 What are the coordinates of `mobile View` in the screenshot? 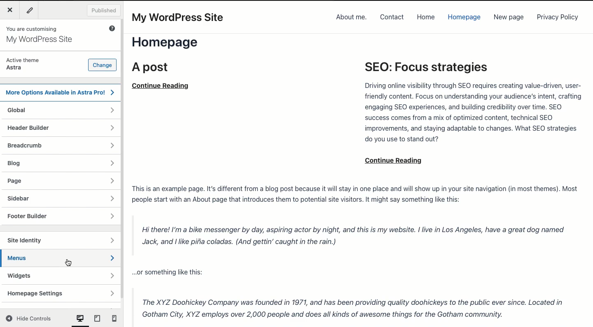 It's located at (112, 319).